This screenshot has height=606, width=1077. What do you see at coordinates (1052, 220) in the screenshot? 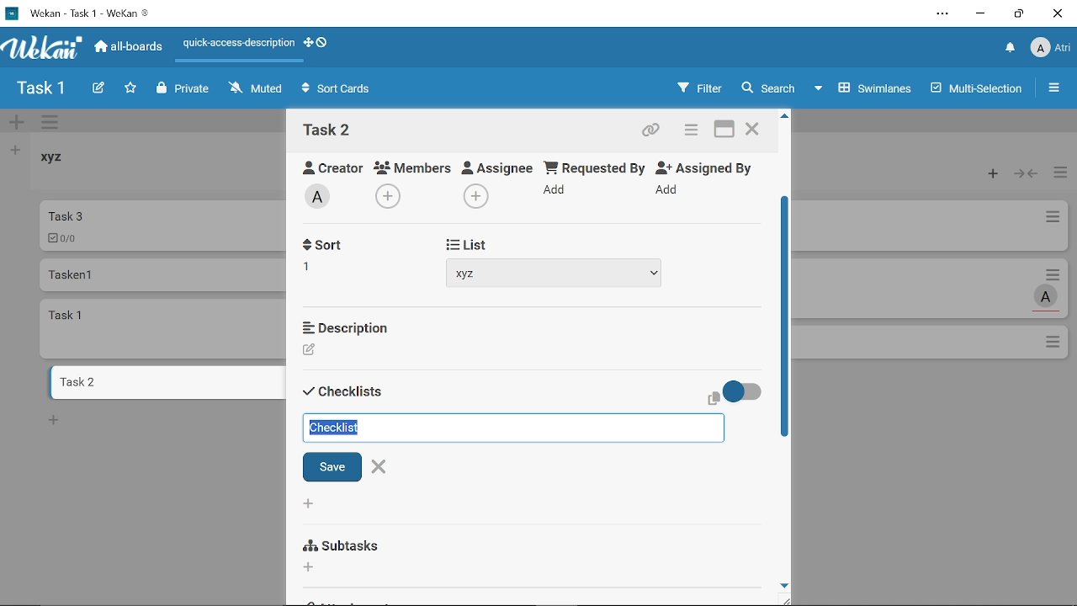
I see `Card actions` at bounding box center [1052, 220].